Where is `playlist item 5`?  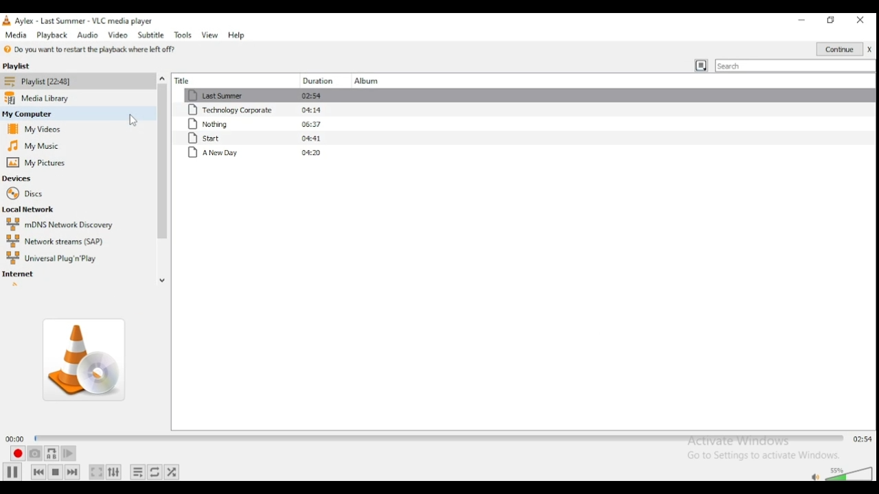 playlist item 5 is located at coordinates (258, 154).